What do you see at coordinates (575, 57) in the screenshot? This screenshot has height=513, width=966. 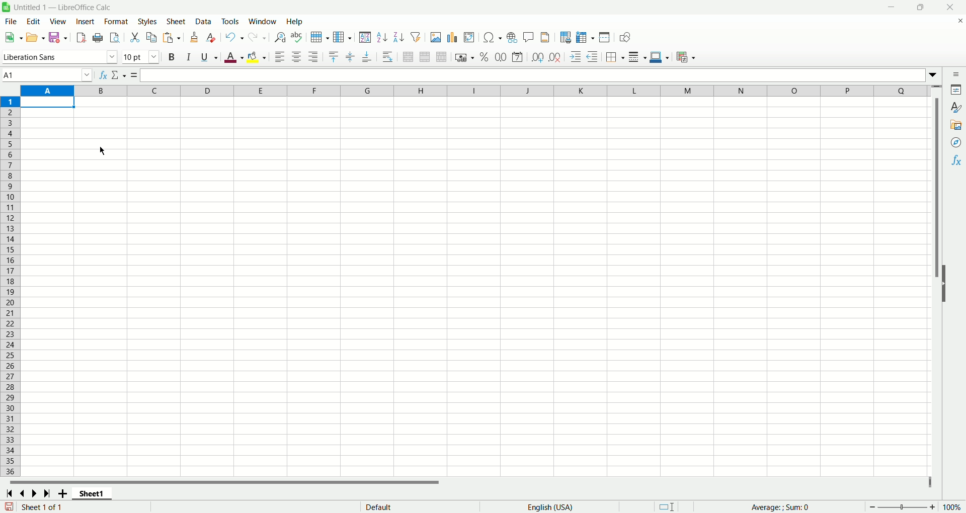 I see `increase indent` at bounding box center [575, 57].